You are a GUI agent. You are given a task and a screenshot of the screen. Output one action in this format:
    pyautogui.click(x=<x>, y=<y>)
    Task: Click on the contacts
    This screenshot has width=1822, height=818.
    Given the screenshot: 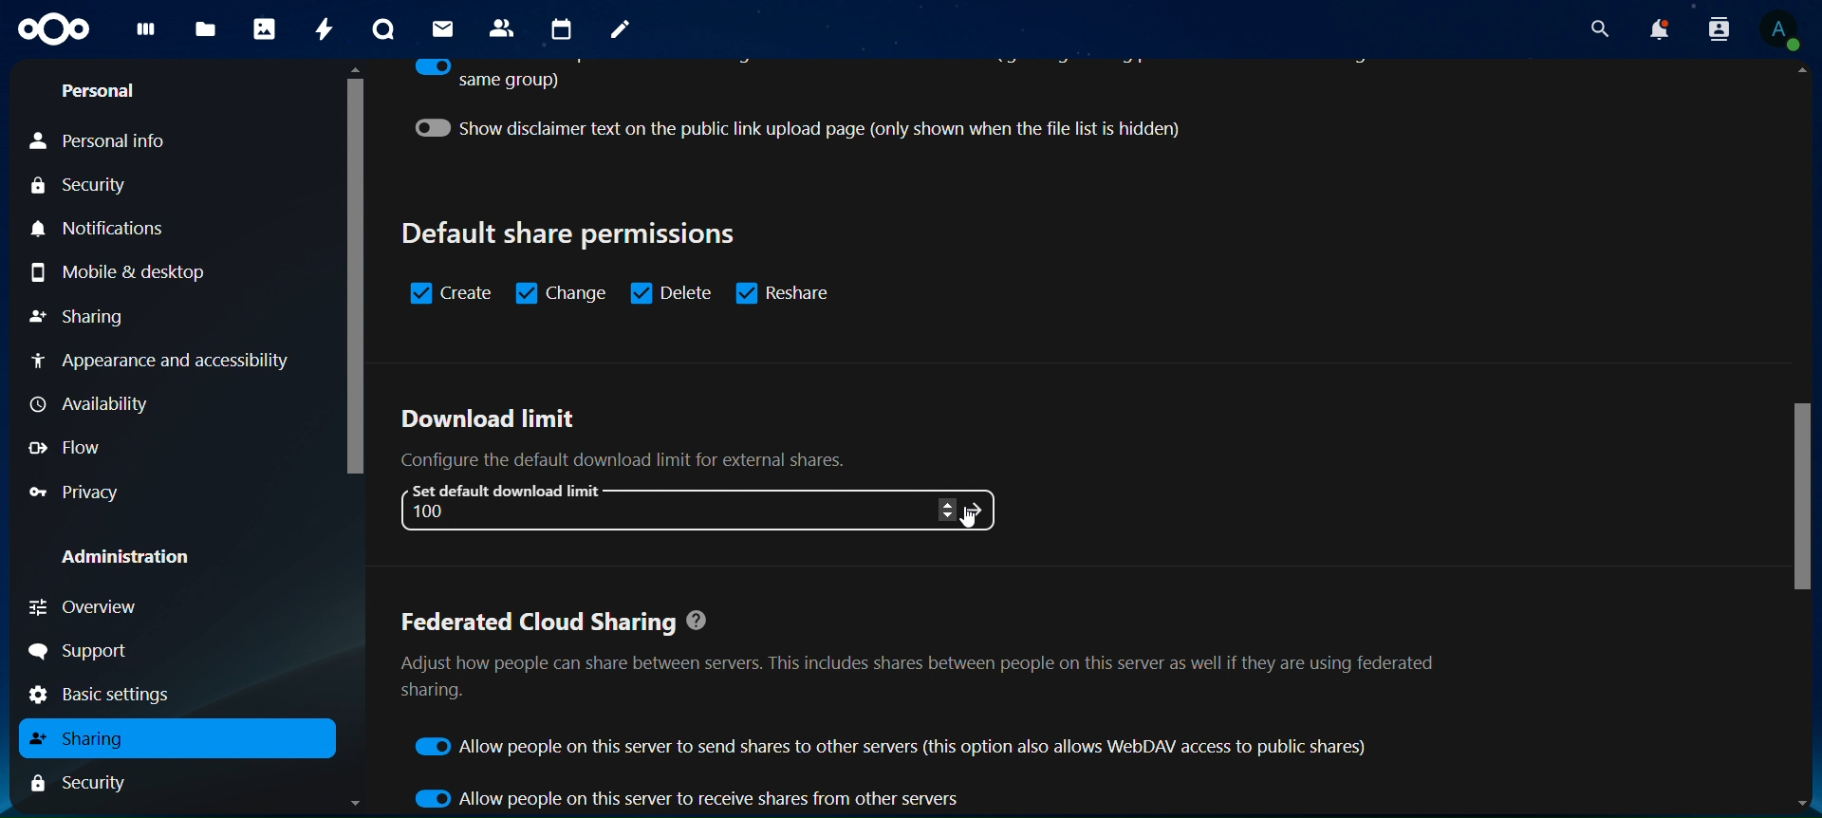 What is the action you would take?
    pyautogui.click(x=505, y=28)
    